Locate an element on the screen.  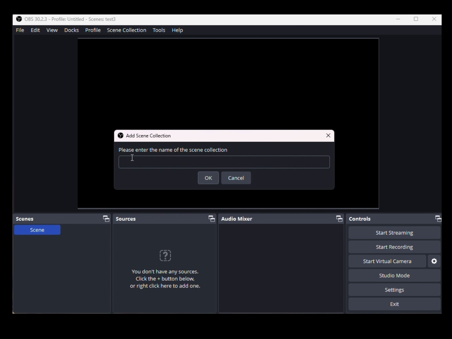
Scene is located at coordinates (37, 232).